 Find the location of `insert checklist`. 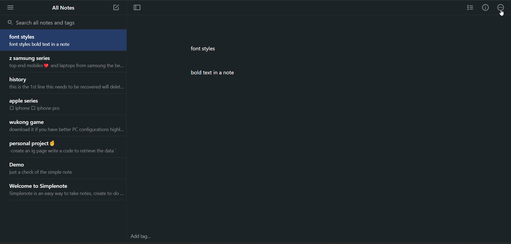

insert checklist is located at coordinates (470, 8).